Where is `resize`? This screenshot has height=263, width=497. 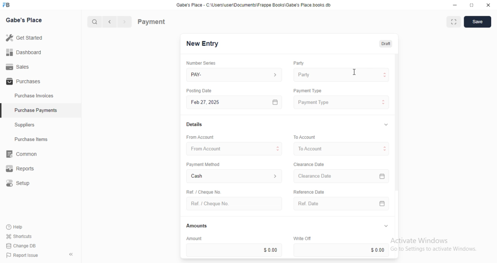
resize is located at coordinates (471, 5).